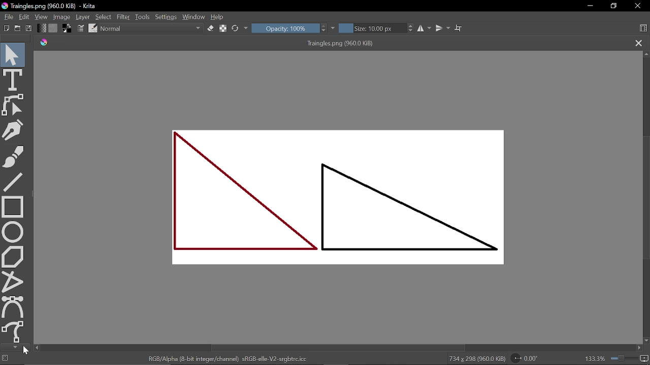 This screenshot has width=650, height=365. Describe the element at coordinates (643, 28) in the screenshot. I see `Choose workspace` at that location.